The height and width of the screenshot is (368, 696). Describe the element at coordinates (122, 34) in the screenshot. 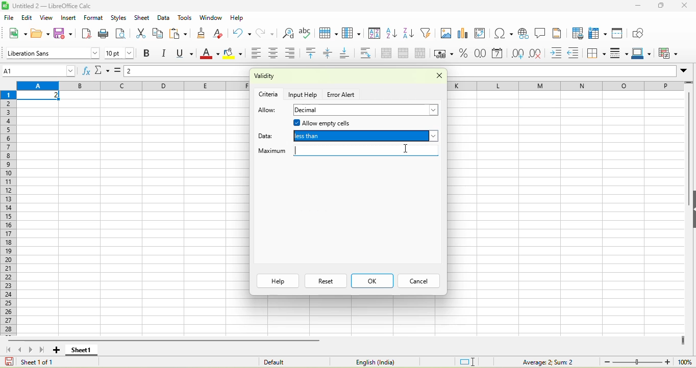

I see `print preview` at that location.